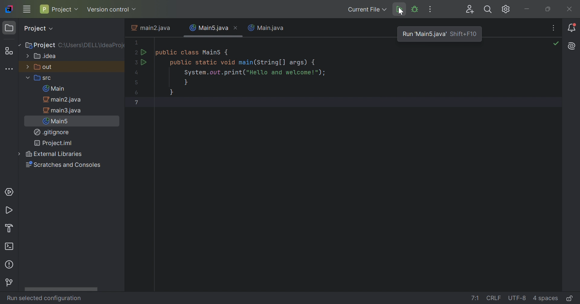 This screenshot has width=580, height=304. What do you see at coordinates (402, 12) in the screenshot?
I see `cursor` at bounding box center [402, 12].